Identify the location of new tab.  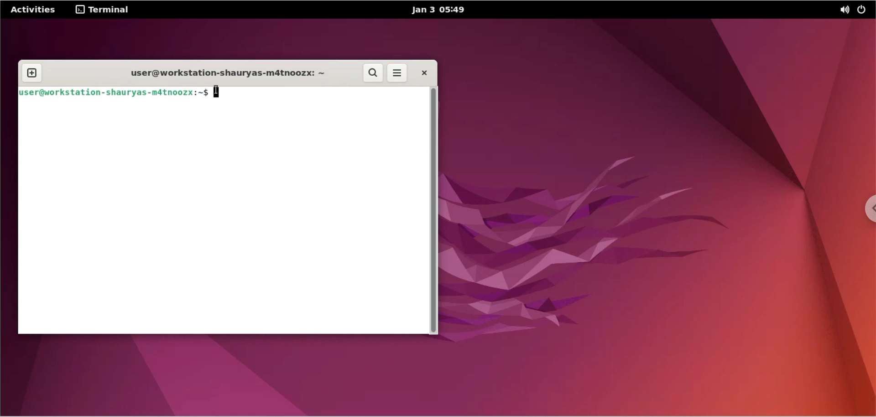
(32, 73).